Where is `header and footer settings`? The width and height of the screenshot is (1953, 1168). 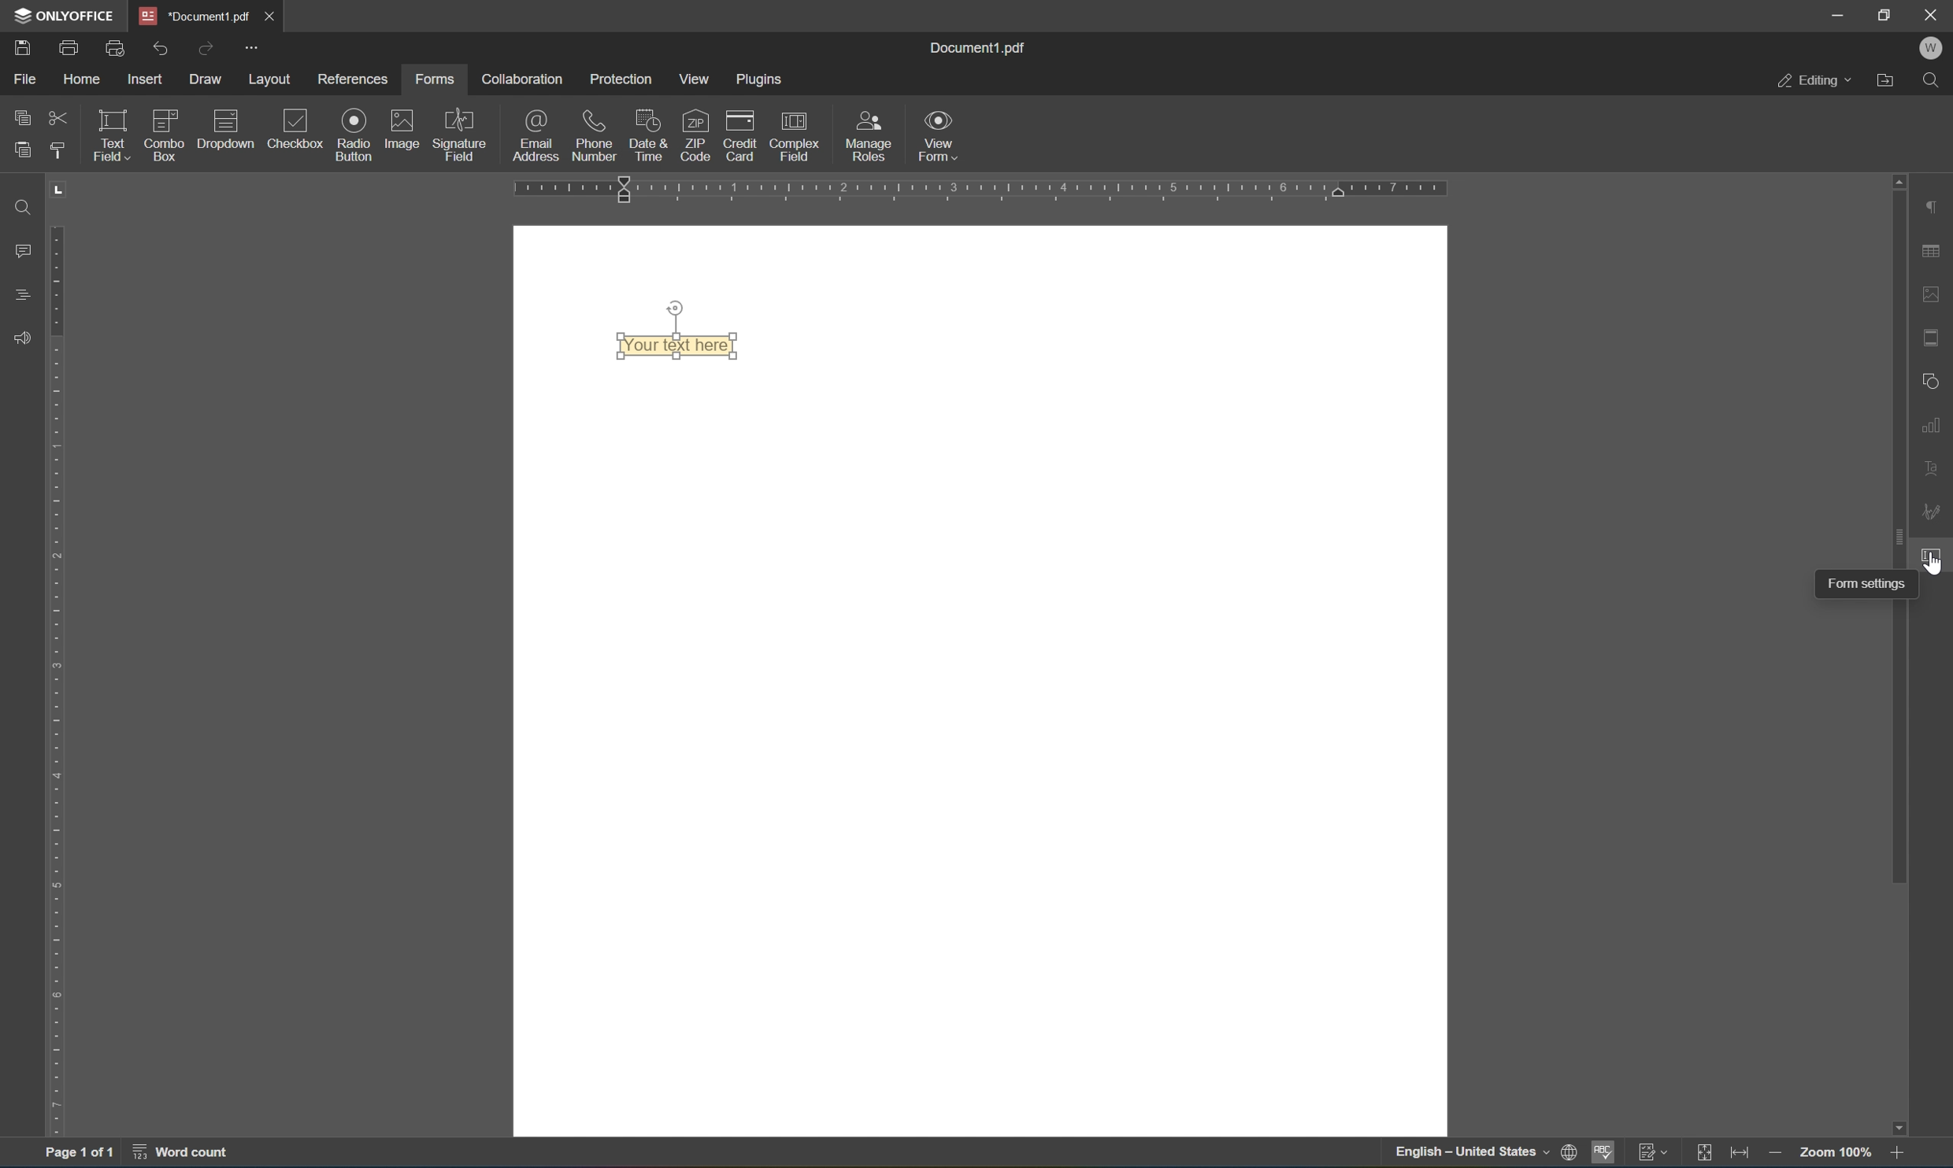
header and footer settings is located at coordinates (1936, 336).